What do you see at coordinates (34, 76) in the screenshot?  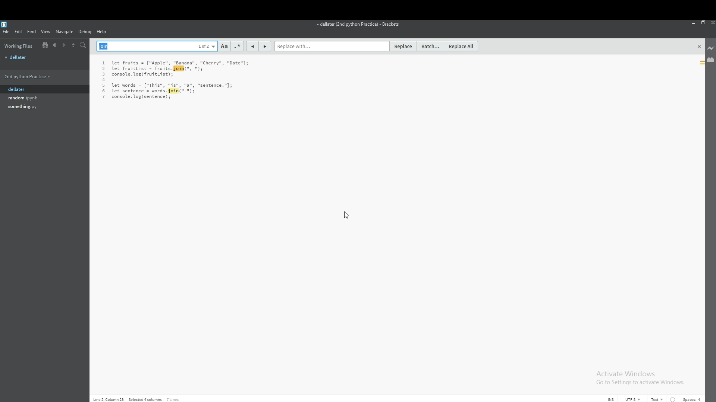 I see `folder` at bounding box center [34, 76].